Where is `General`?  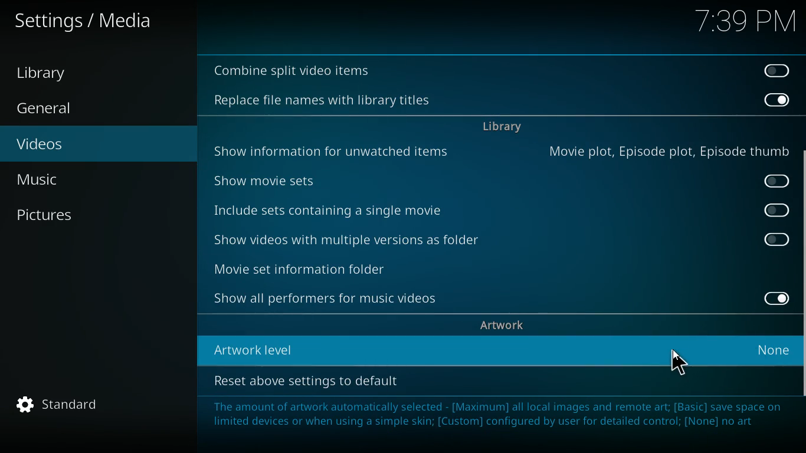
General is located at coordinates (58, 109).